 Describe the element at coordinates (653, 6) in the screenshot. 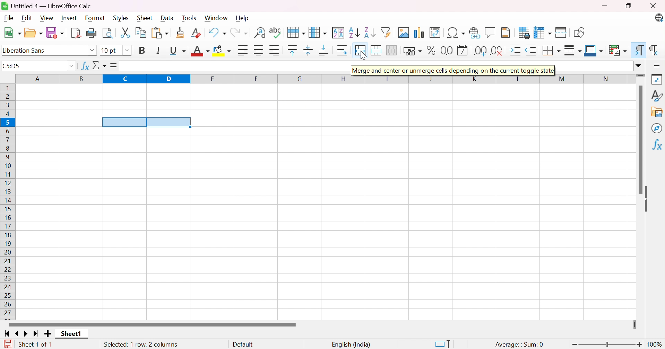

I see `Close` at that location.